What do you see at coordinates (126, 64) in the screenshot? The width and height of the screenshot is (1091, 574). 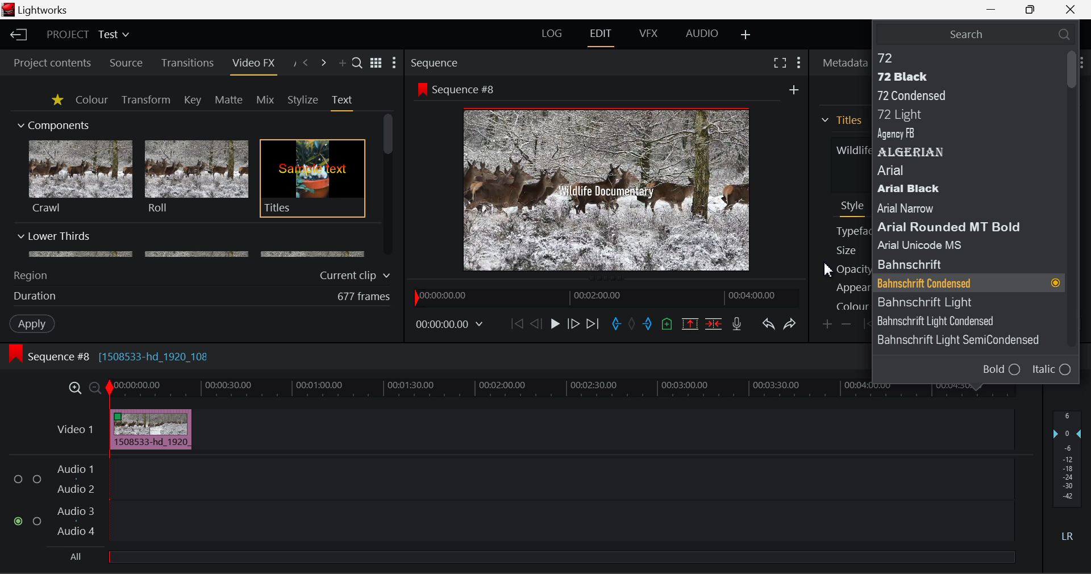 I see `Source` at bounding box center [126, 64].